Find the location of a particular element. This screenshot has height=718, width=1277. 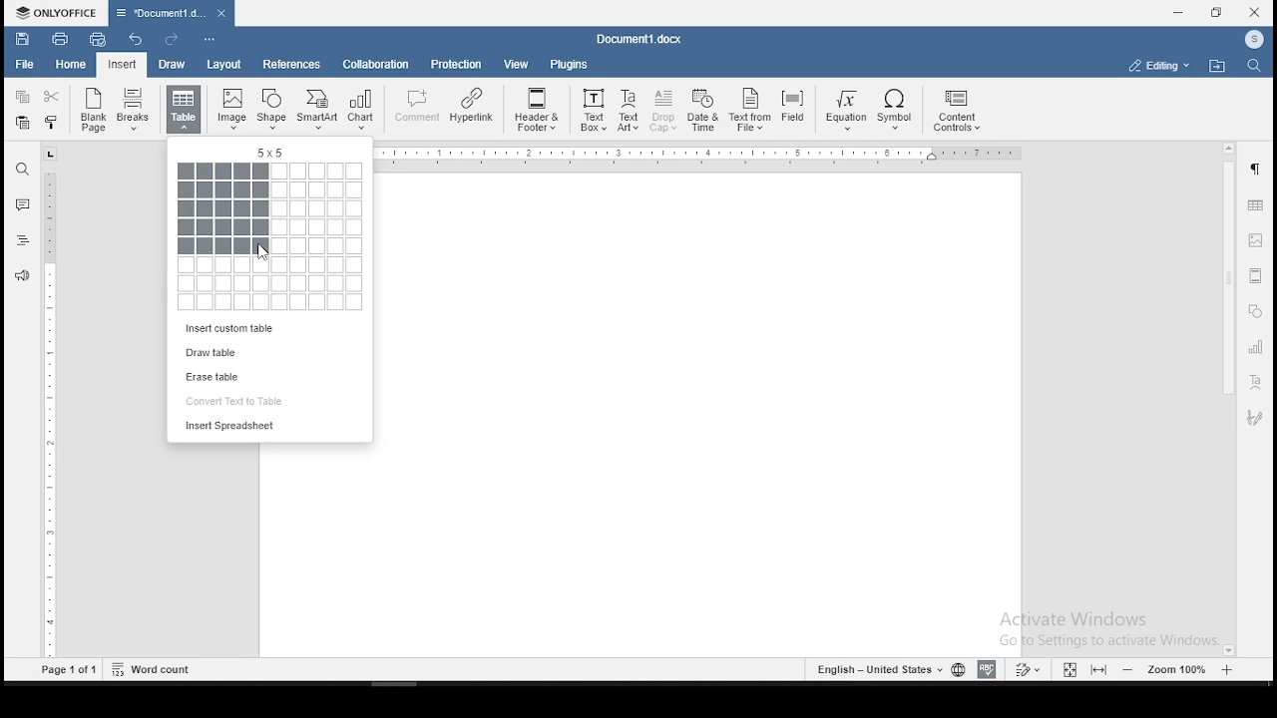

fit to window is located at coordinates (1068, 669).